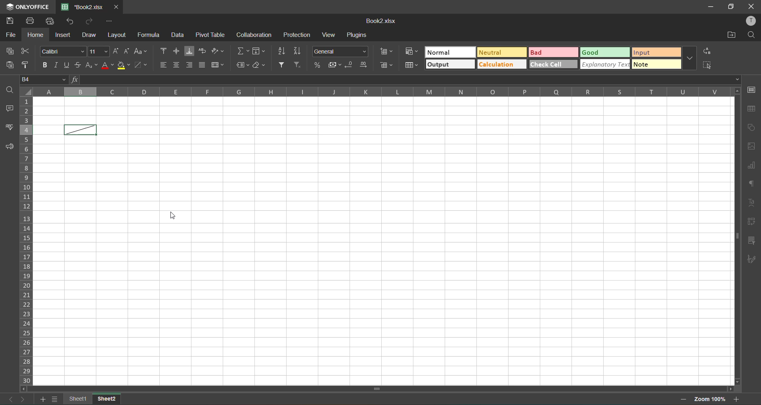 Image resolution: width=761 pixels, height=405 pixels. Describe the element at coordinates (243, 65) in the screenshot. I see `named ranges` at that location.